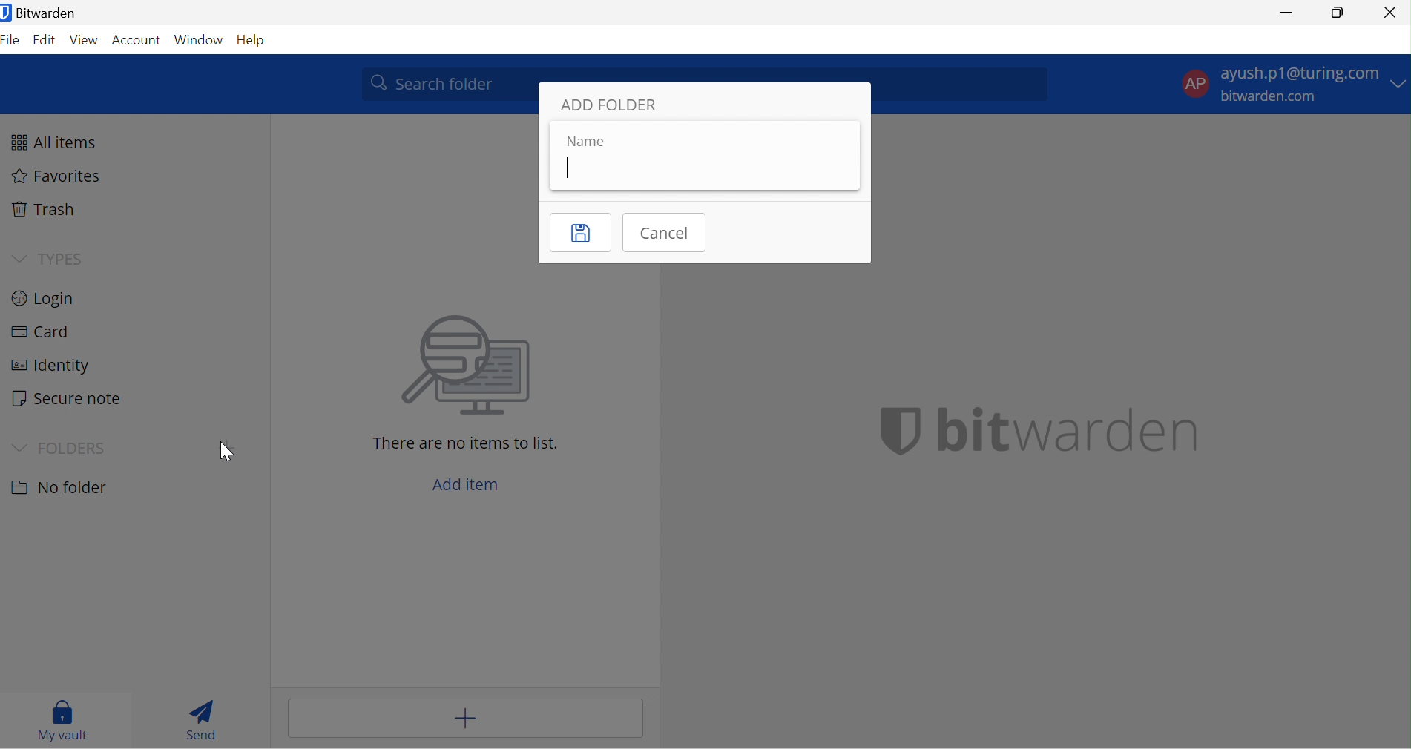 This screenshot has width=1411, height=749. What do you see at coordinates (136, 39) in the screenshot?
I see `Account` at bounding box center [136, 39].